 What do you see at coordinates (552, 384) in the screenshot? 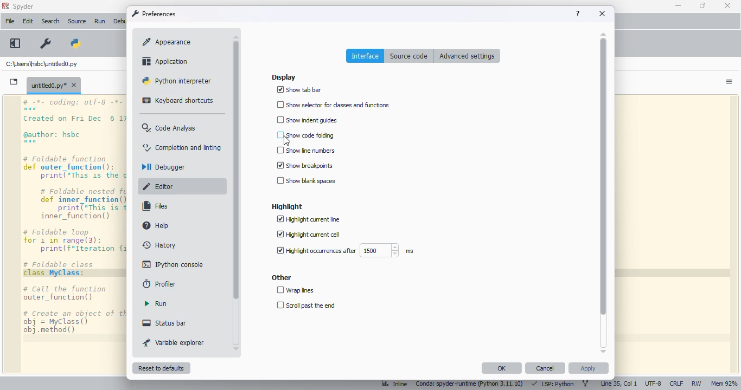
I see `LSP: python` at bounding box center [552, 384].